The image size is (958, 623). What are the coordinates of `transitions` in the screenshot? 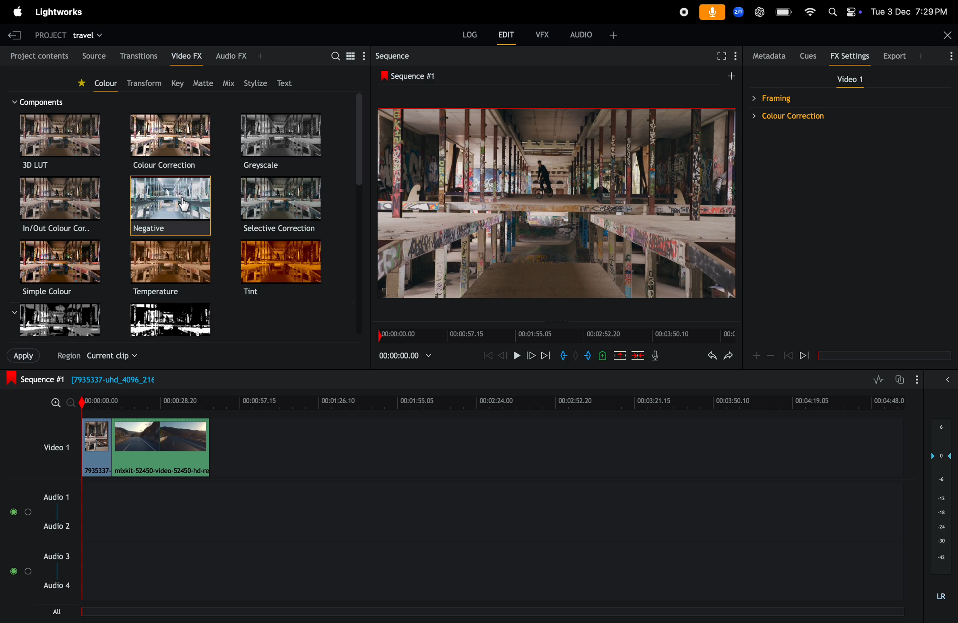 It's located at (138, 54).